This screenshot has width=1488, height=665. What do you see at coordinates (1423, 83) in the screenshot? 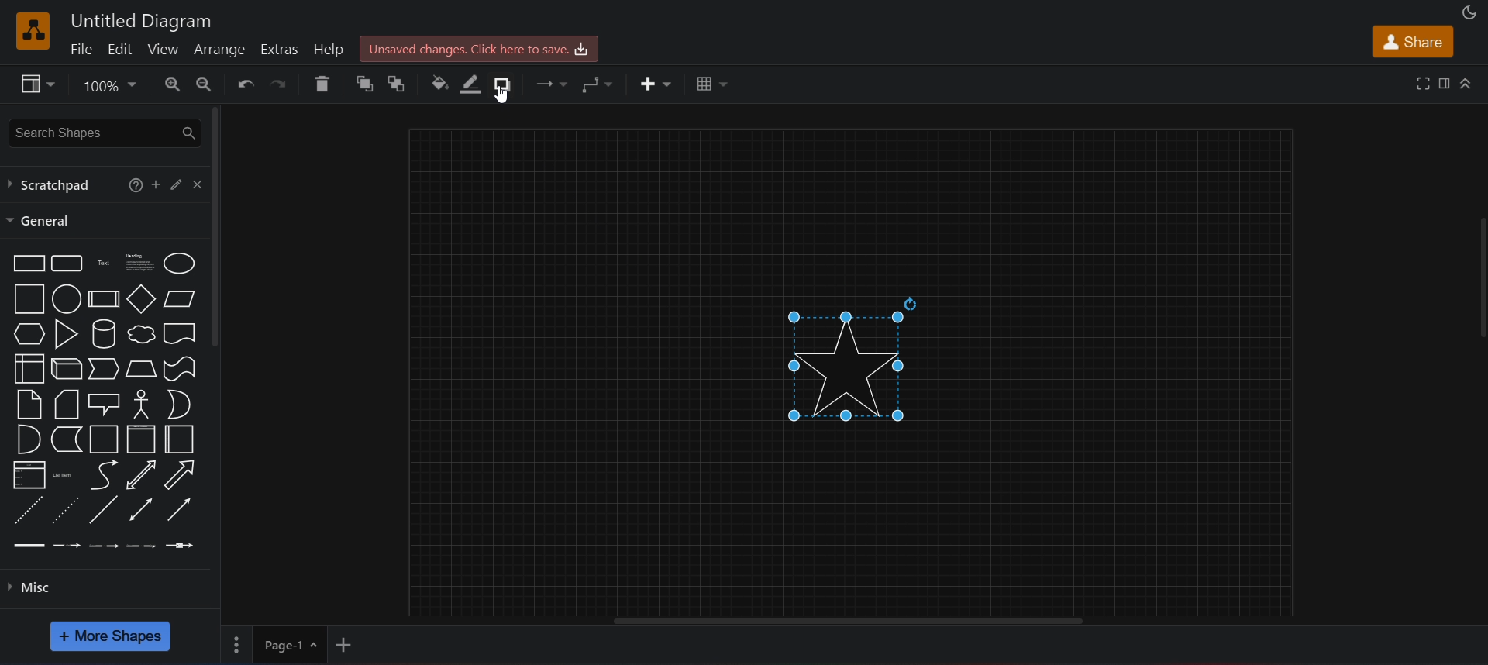
I see `fullscreen` at bounding box center [1423, 83].